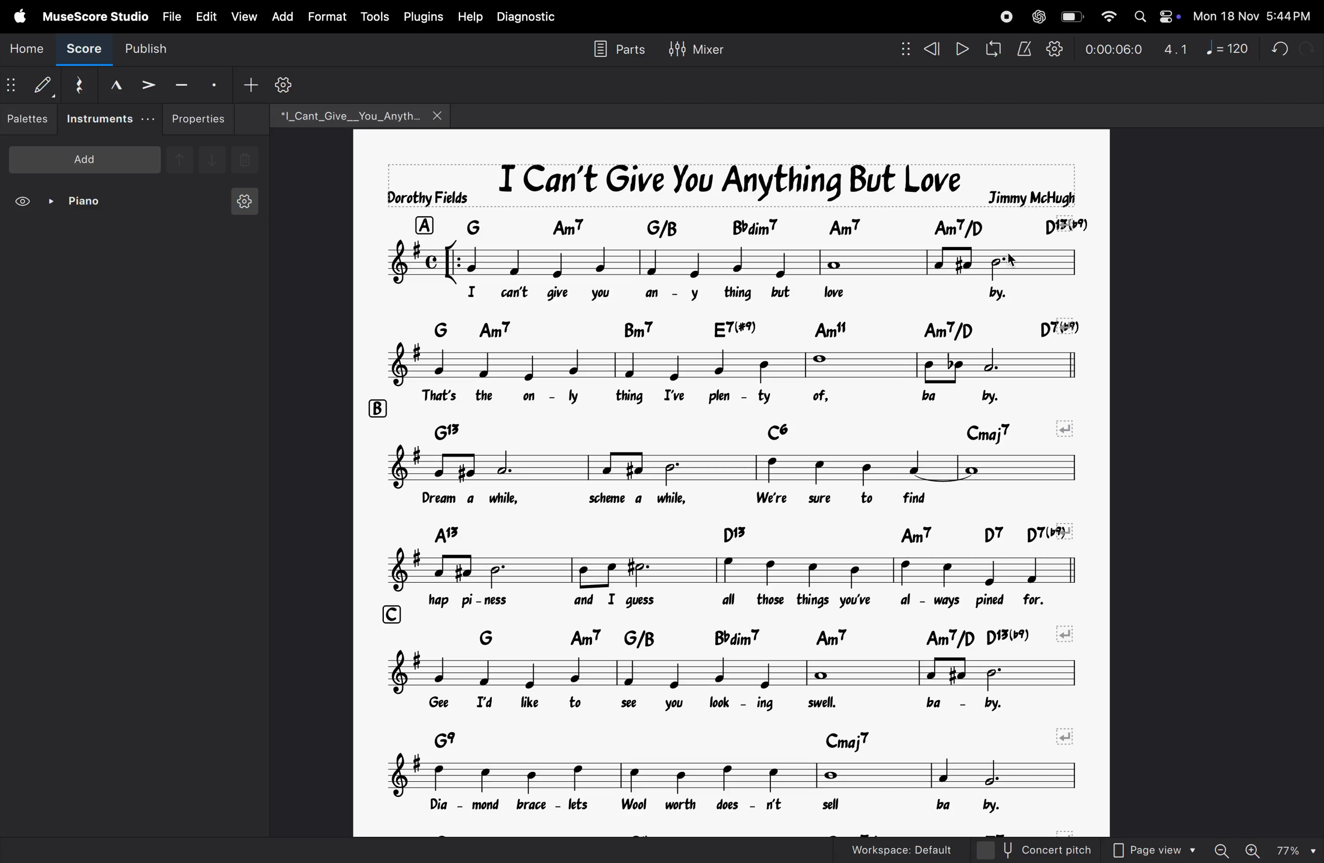 This screenshot has height=863, width=1324. I want to click on battery, so click(1069, 16).